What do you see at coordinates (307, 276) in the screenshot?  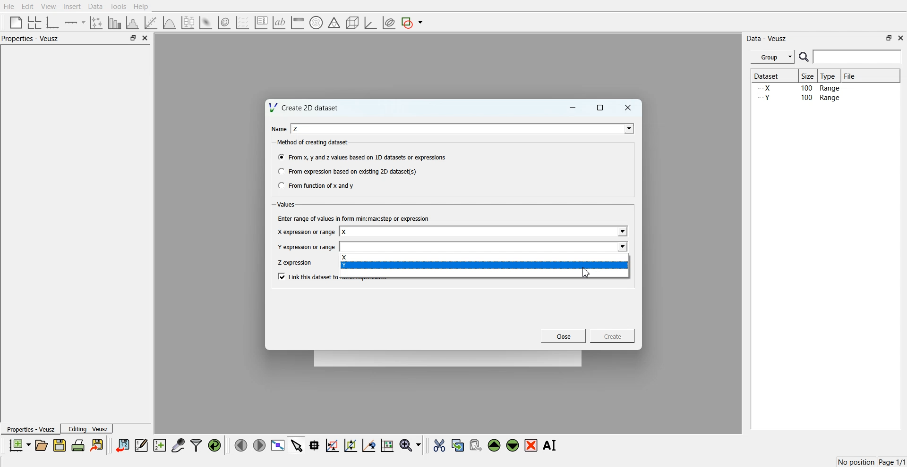 I see `il [Link this dataset to these expressions` at bounding box center [307, 276].